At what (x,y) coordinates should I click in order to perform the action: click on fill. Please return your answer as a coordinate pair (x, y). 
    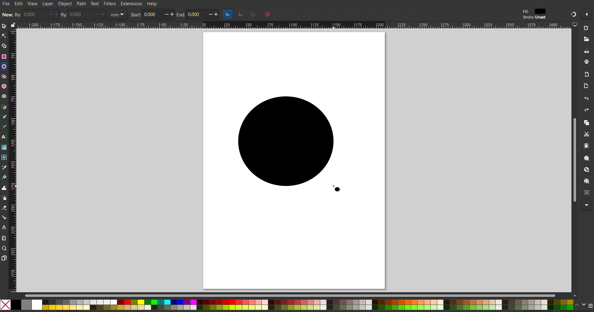
    Looking at the image, I should click on (523, 11).